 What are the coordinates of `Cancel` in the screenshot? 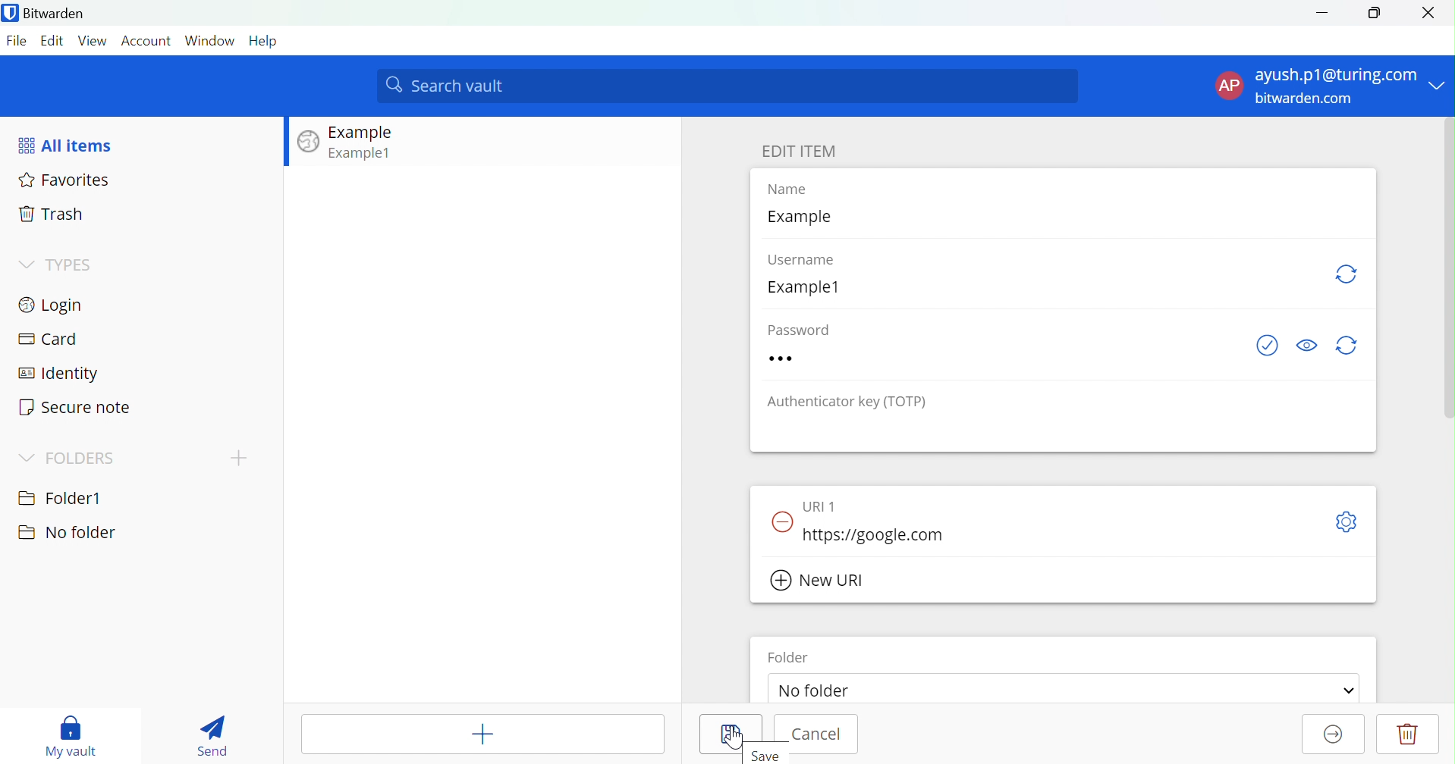 It's located at (819, 736).